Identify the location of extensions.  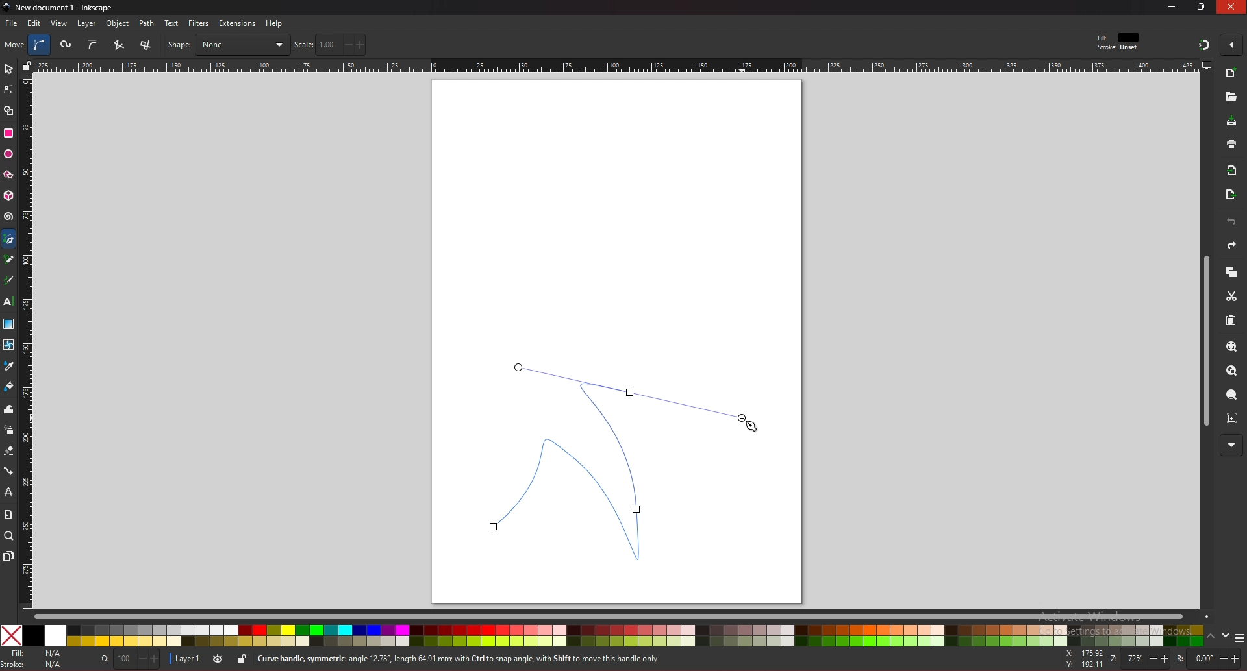
(236, 24).